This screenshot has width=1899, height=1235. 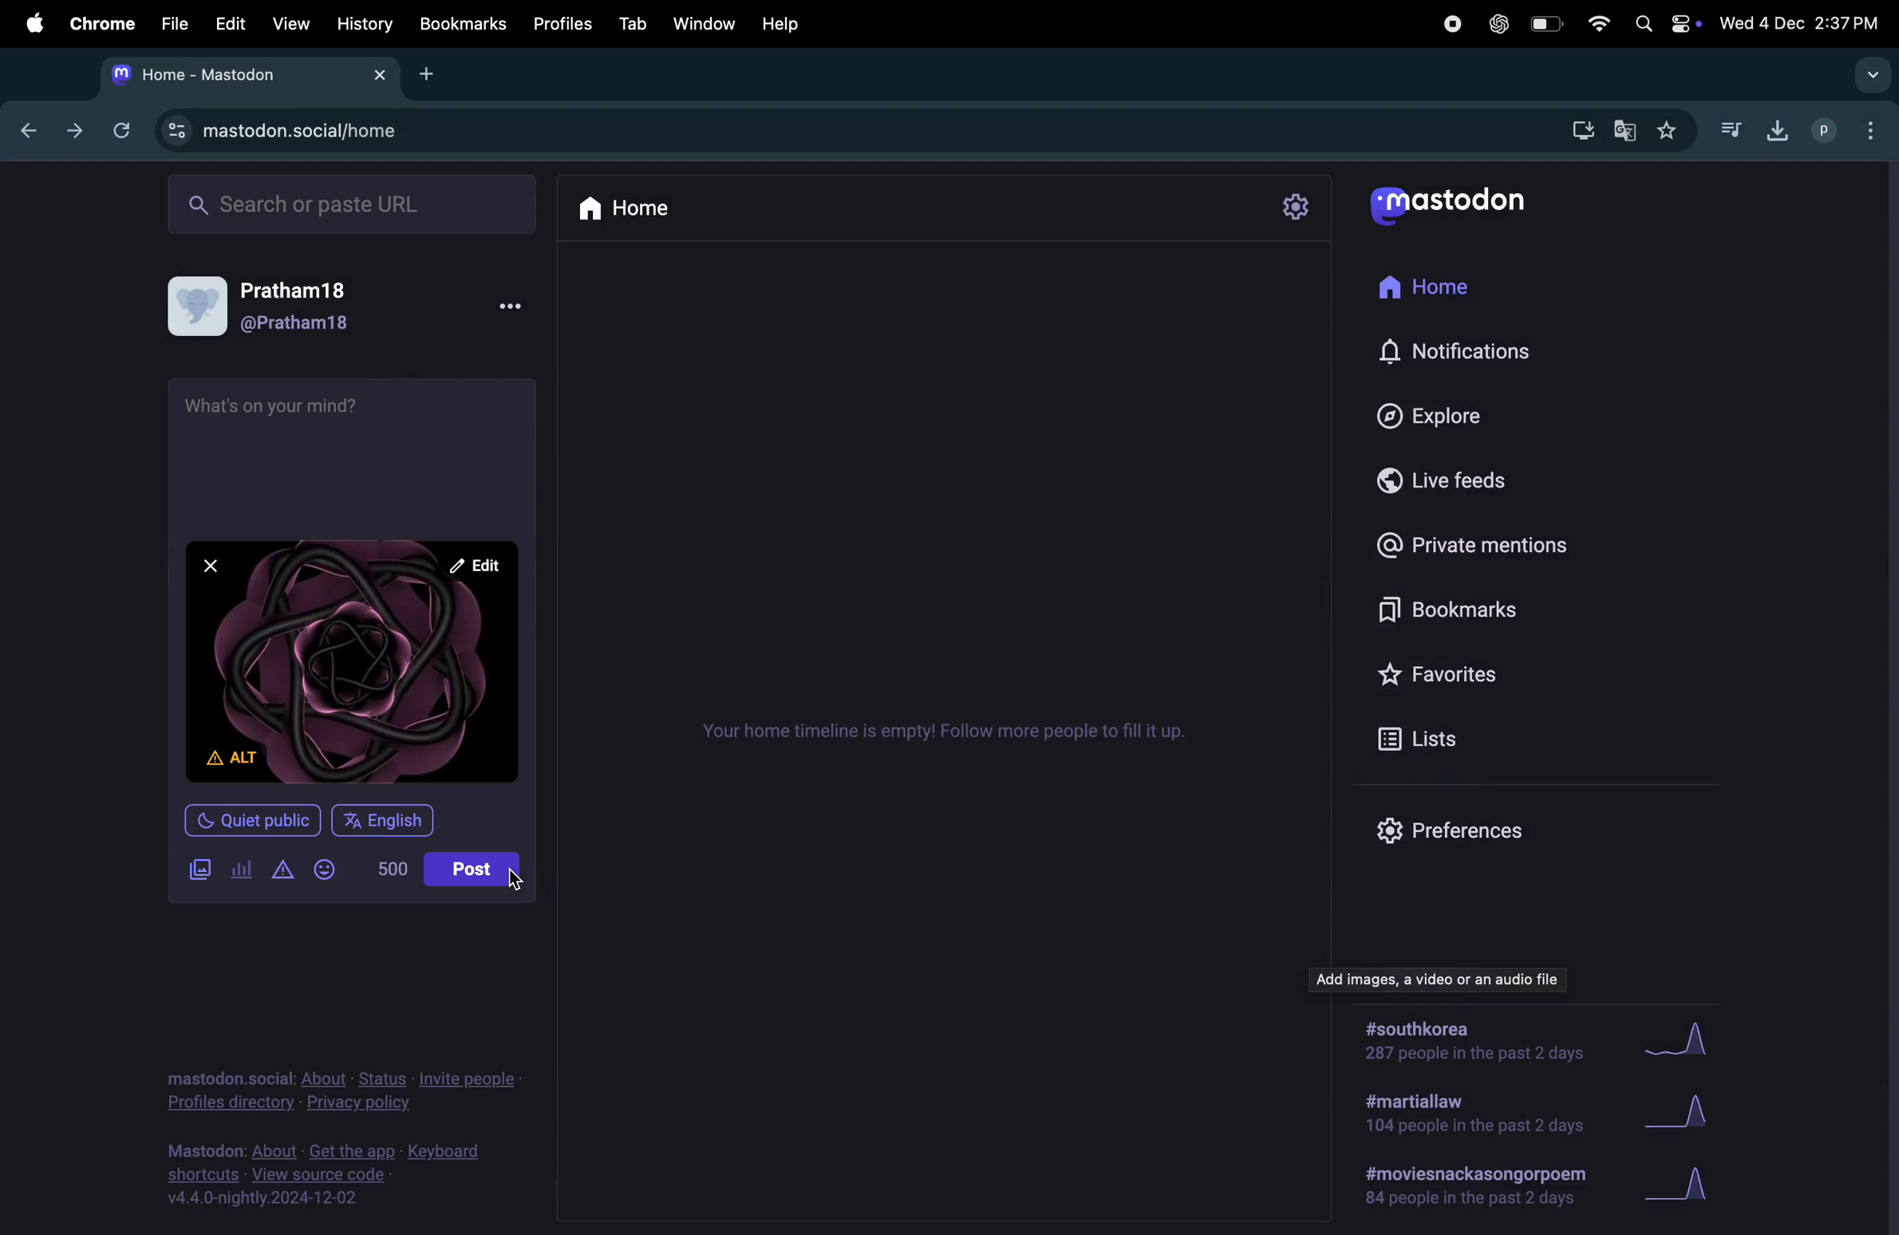 I want to click on history, so click(x=366, y=23).